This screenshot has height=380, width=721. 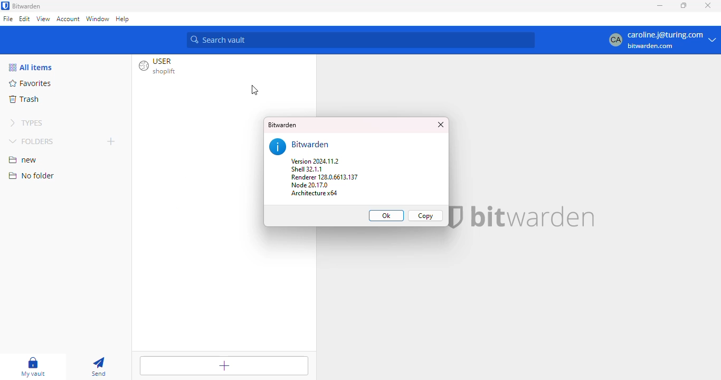 I want to click on Renderer 128.0.6613.137, so click(x=325, y=177).